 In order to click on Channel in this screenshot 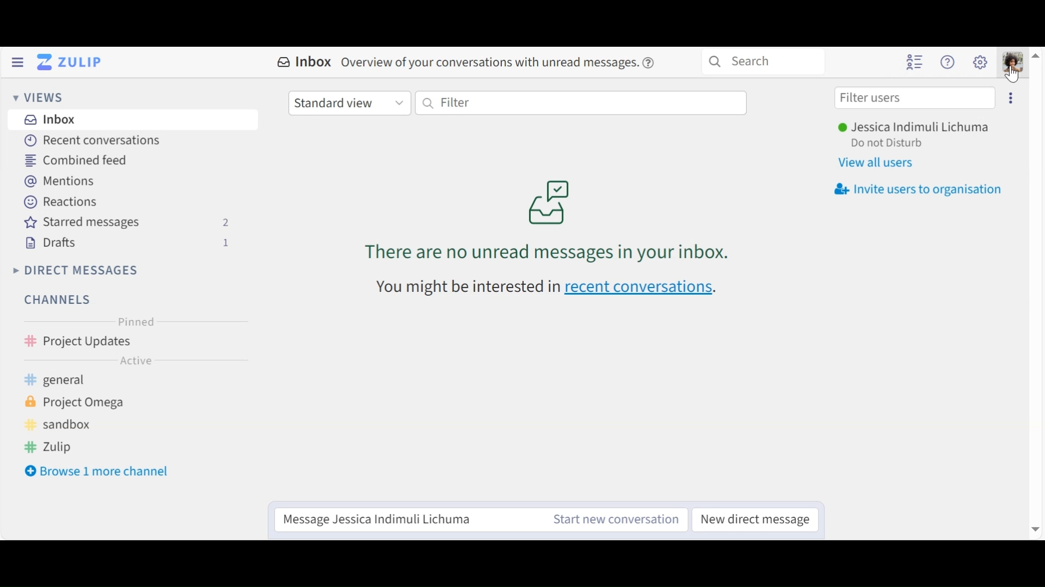, I will do `click(133, 341)`.